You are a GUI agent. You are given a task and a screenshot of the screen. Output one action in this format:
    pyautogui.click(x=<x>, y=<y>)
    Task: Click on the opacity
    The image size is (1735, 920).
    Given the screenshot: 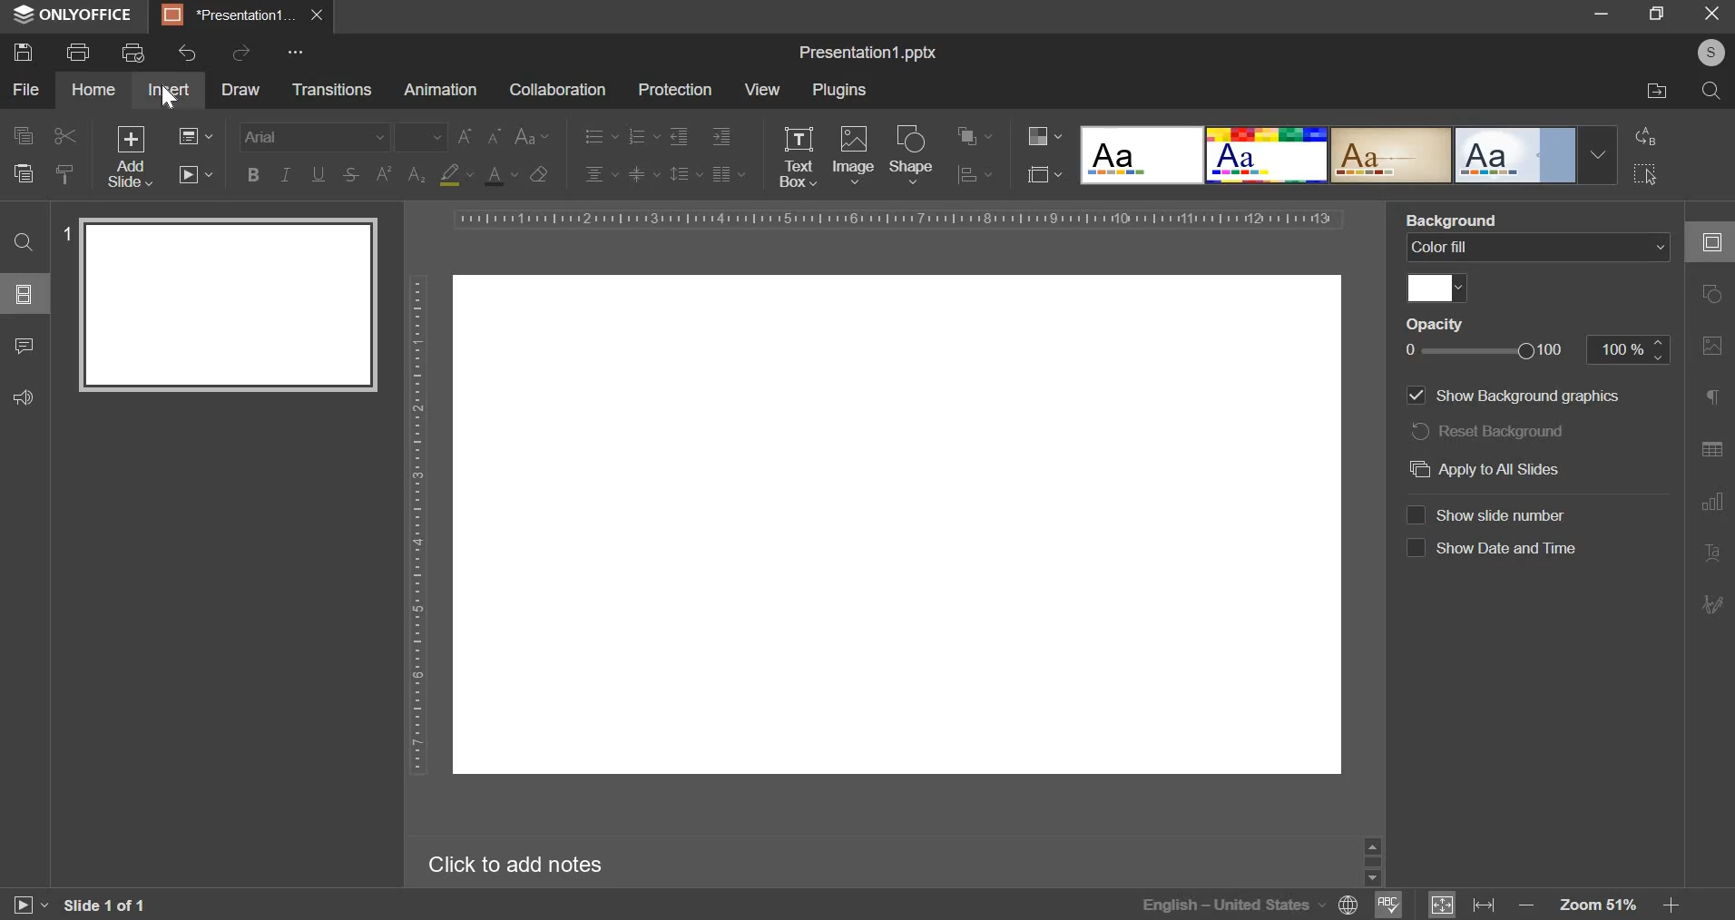 What is the action you would take?
    pyautogui.click(x=1439, y=325)
    